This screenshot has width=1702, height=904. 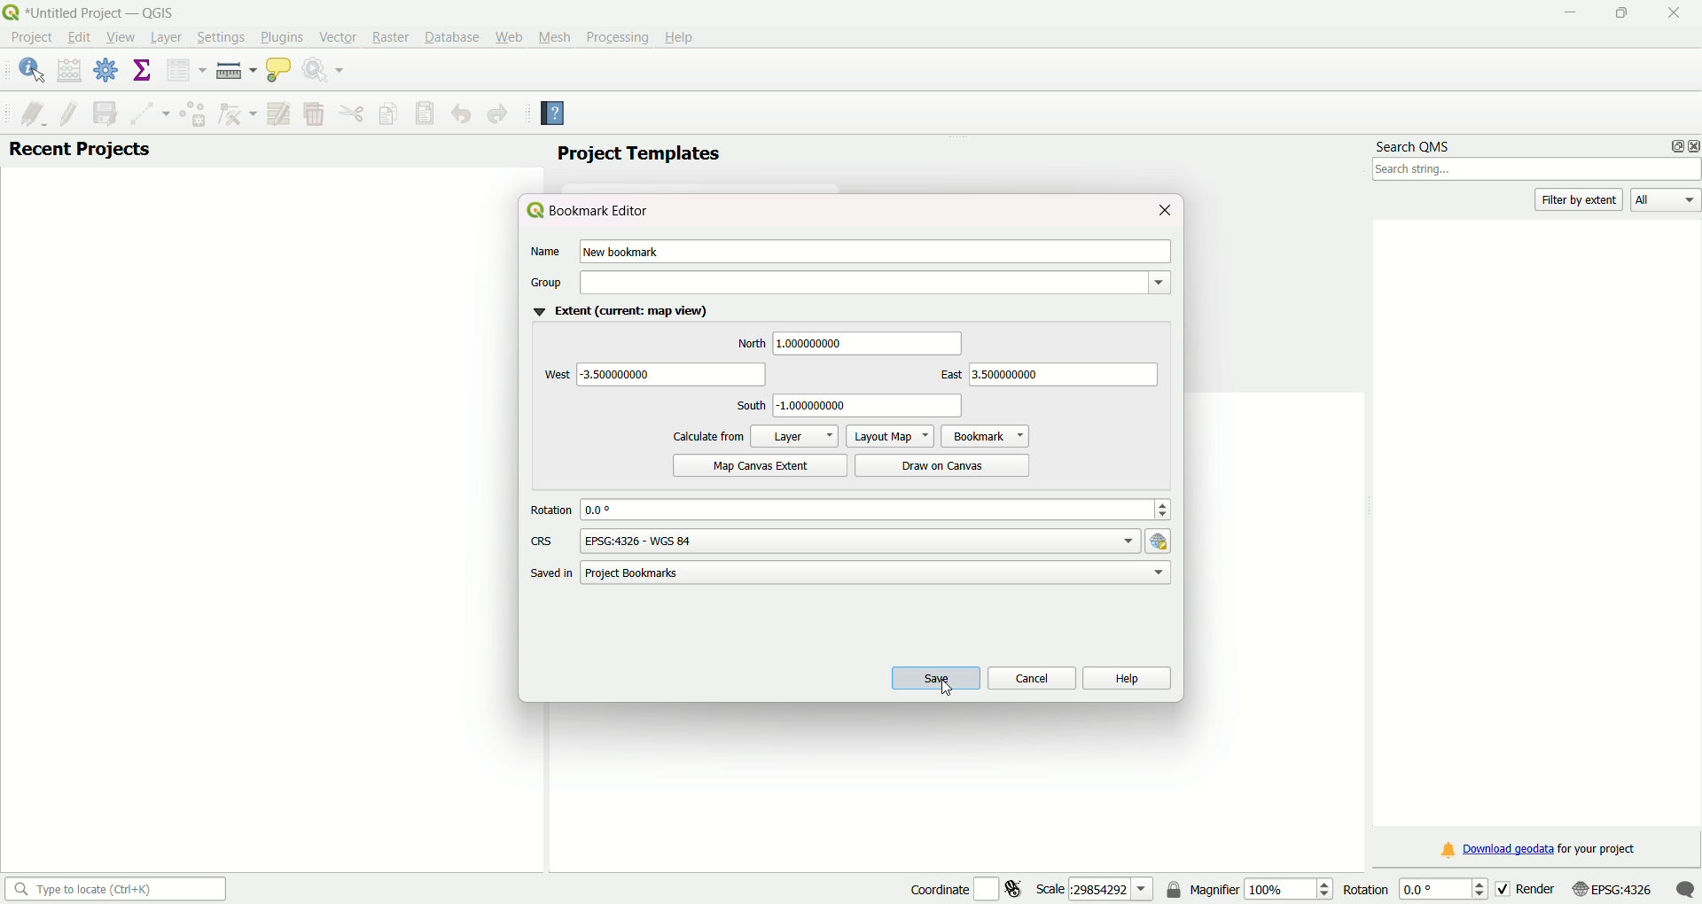 I want to click on Extent, so click(x=618, y=313).